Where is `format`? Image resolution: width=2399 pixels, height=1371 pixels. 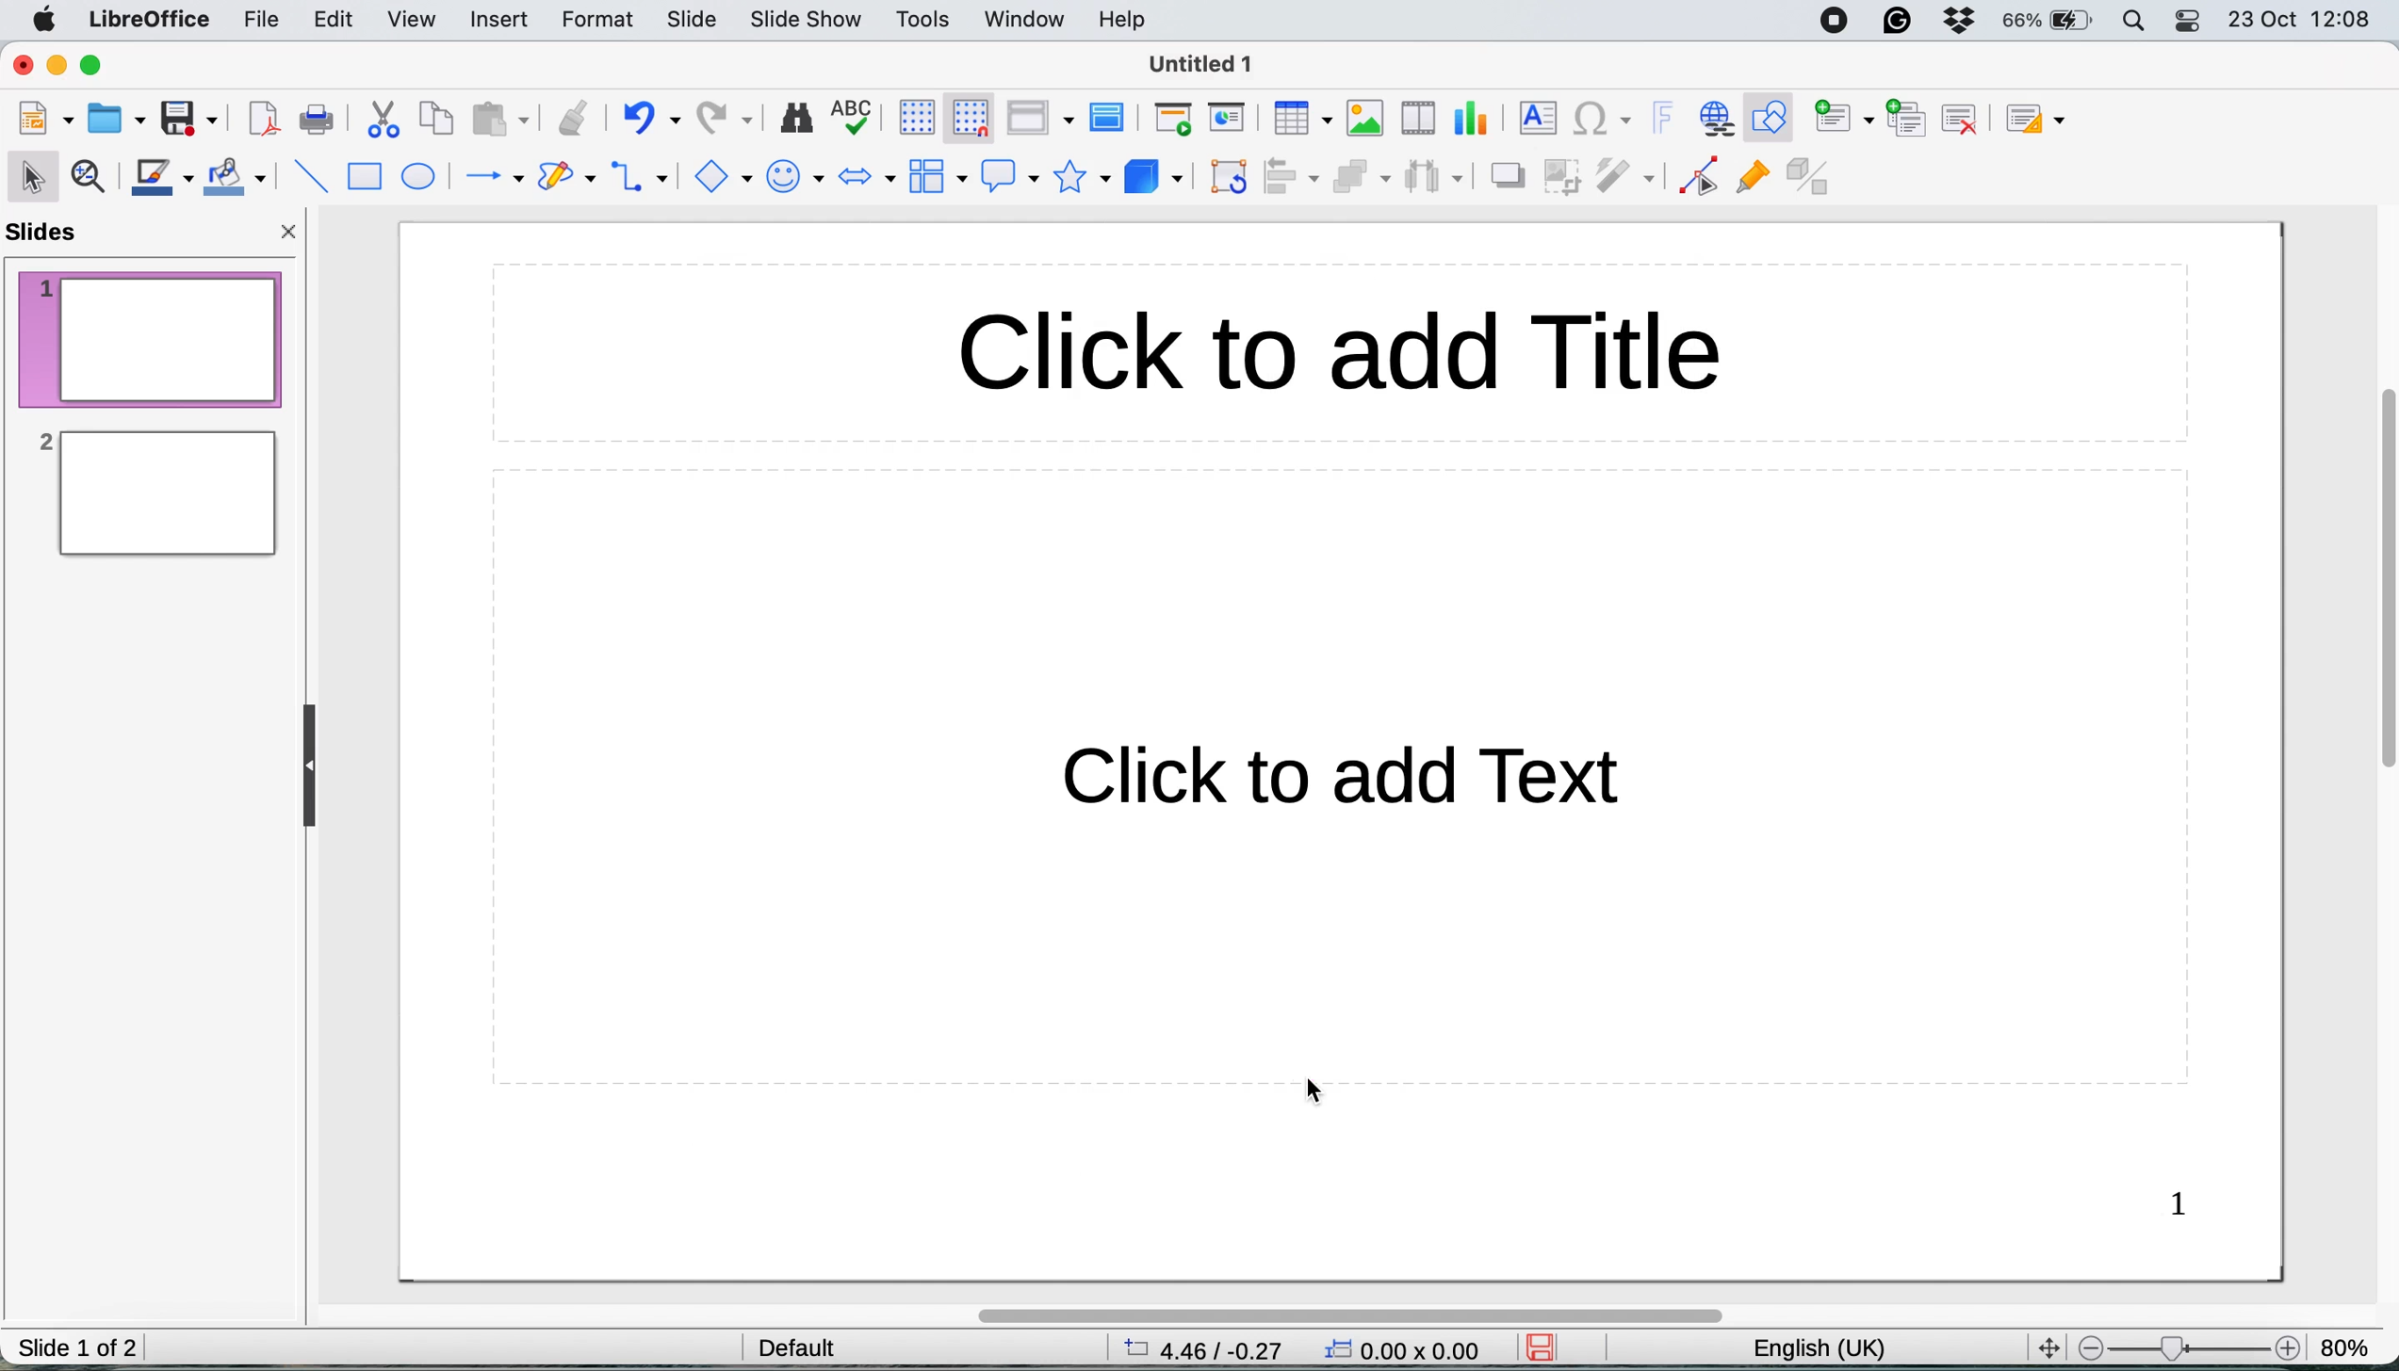
format is located at coordinates (602, 21).